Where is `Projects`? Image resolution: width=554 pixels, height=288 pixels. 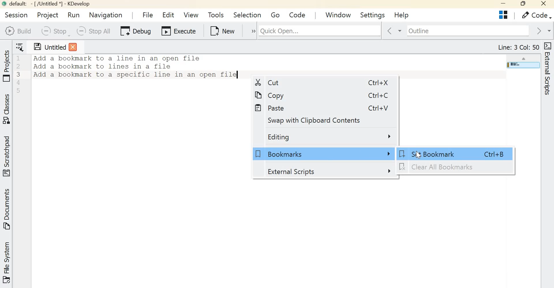 Projects is located at coordinates (505, 15).